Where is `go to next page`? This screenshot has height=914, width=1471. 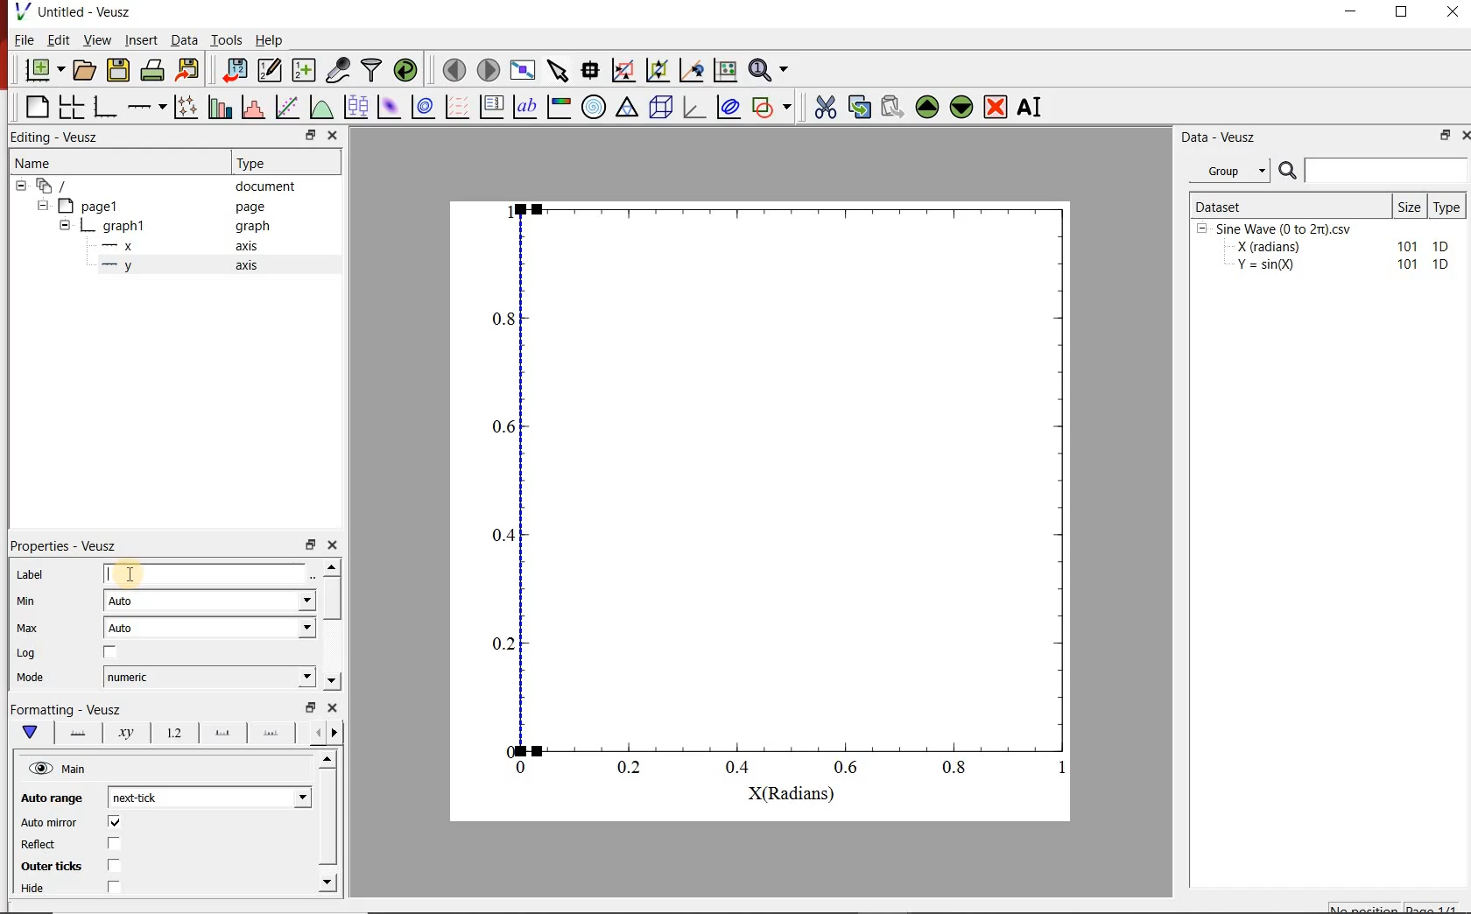 go to next page is located at coordinates (489, 68).